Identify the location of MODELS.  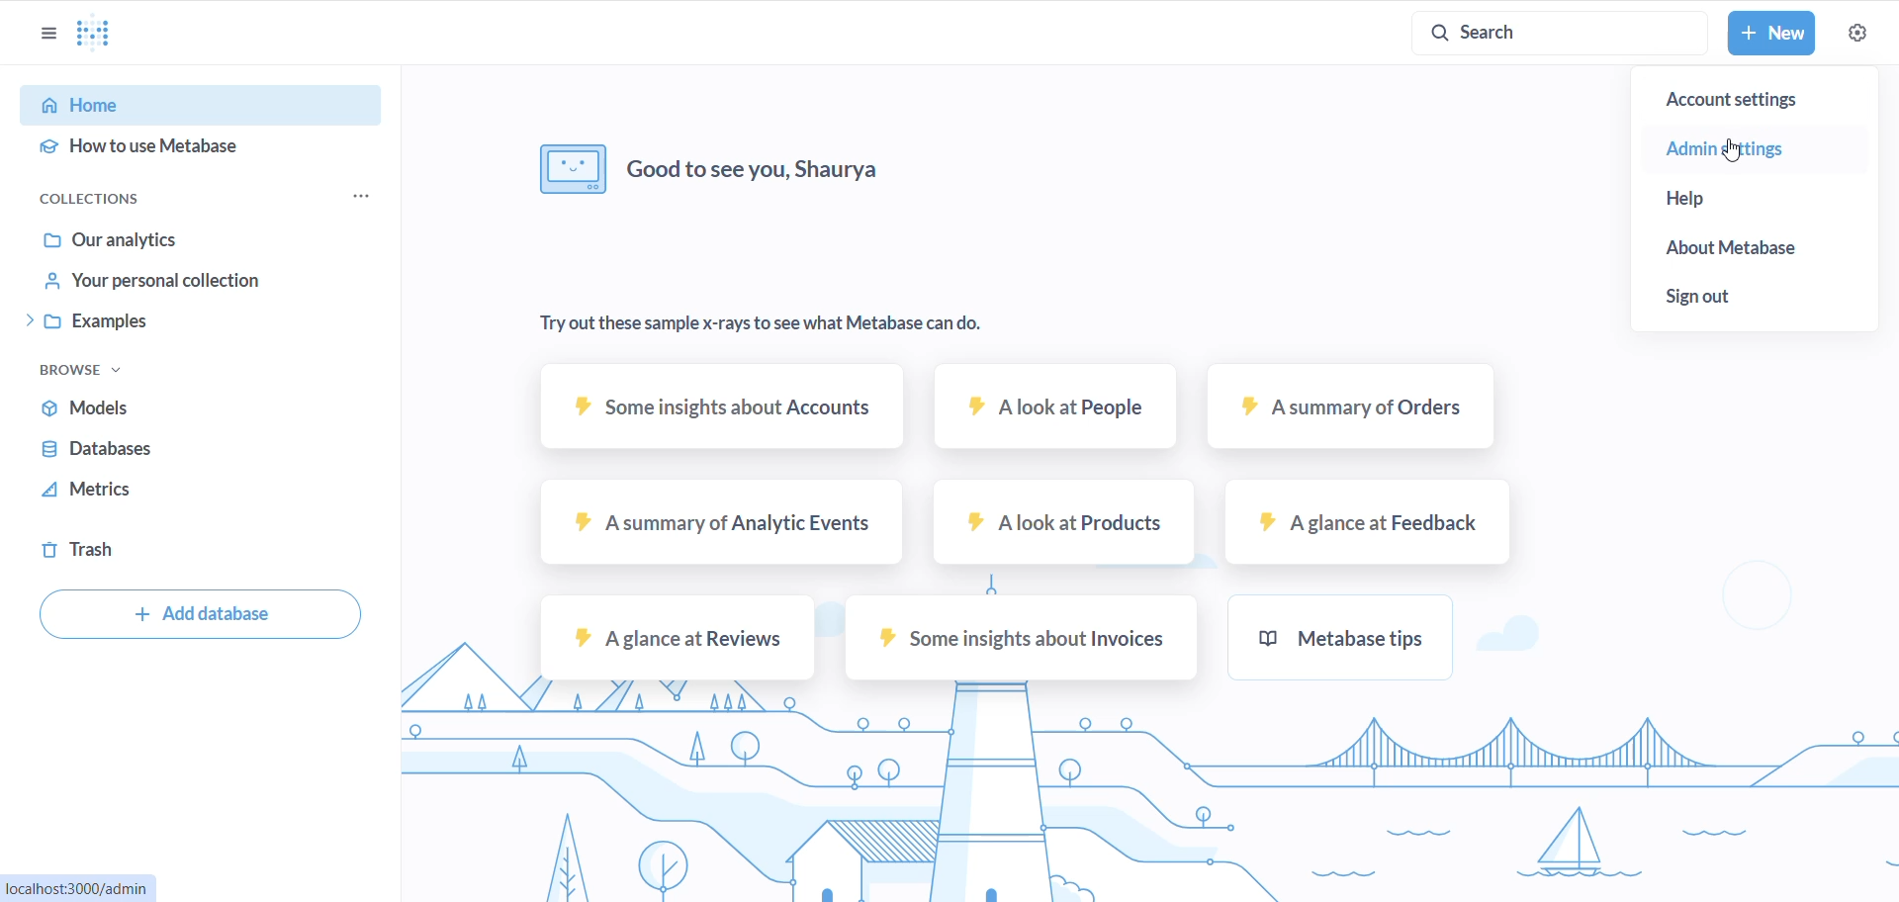
(206, 408).